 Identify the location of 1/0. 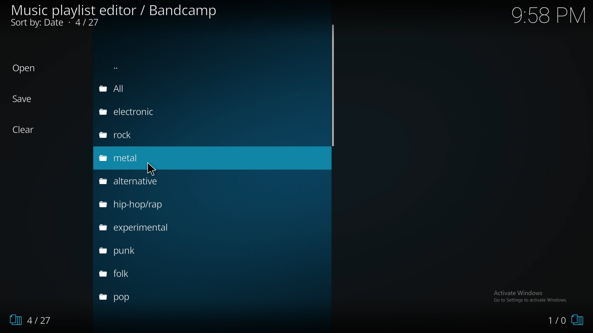
(565, 321).